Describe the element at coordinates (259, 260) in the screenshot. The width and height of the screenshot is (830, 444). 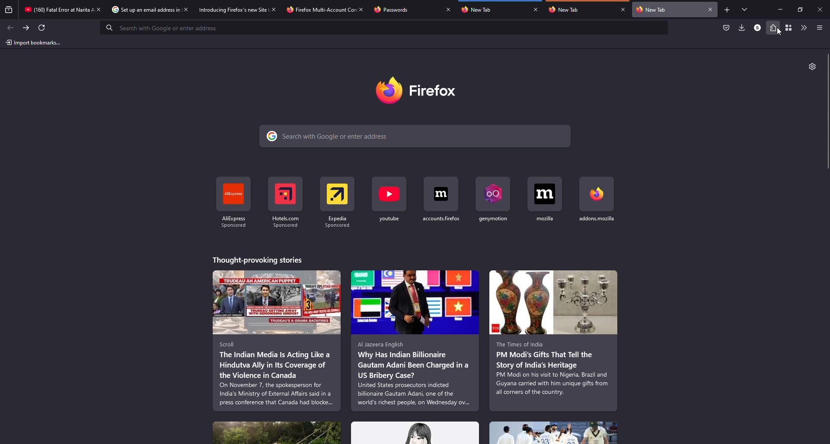
I see `stories` at that location.